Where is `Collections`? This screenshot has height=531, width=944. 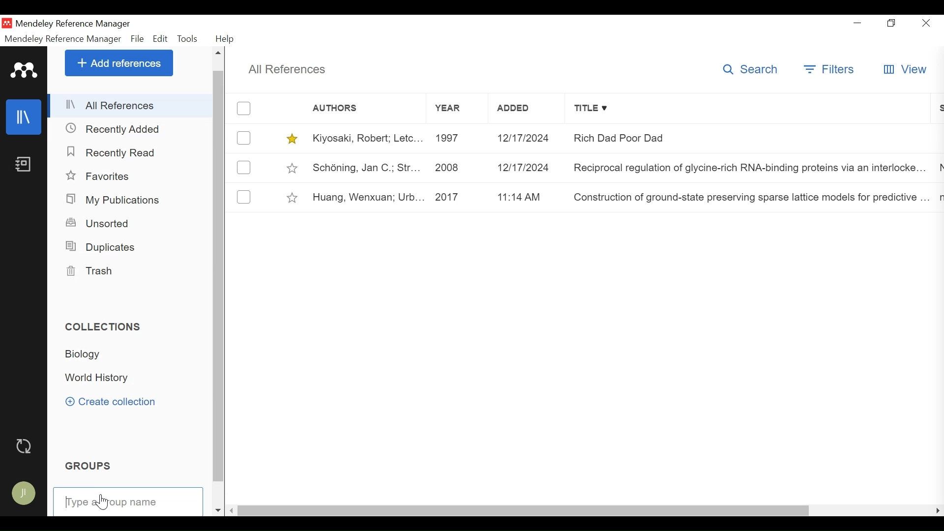 Collections is located at coordinates (103, 325).